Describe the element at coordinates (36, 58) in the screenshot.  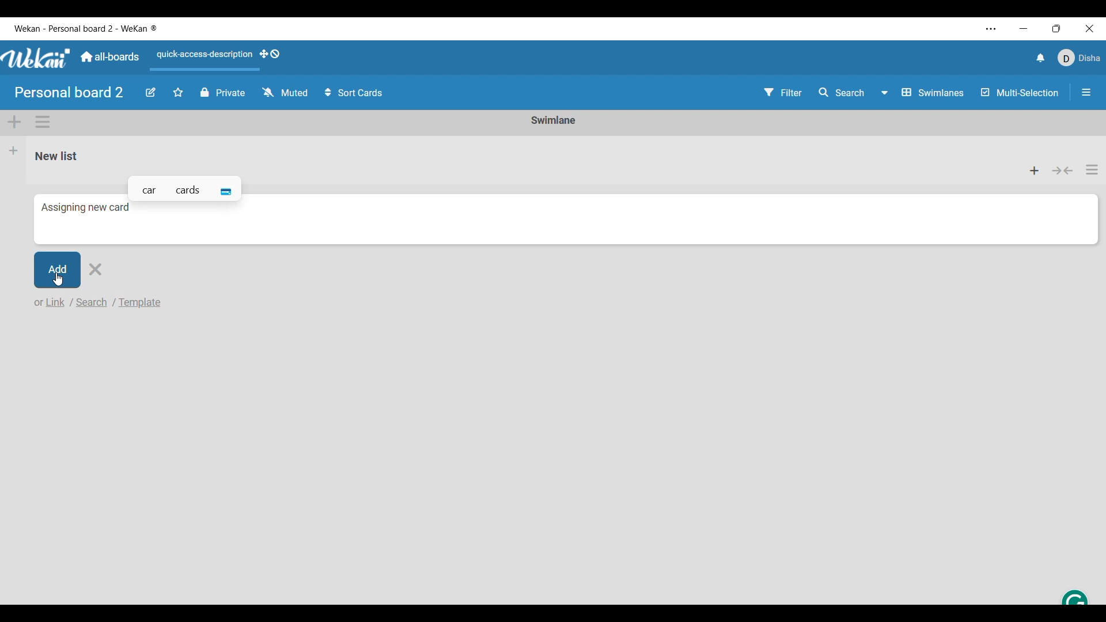
I see `Software logo` at that location.